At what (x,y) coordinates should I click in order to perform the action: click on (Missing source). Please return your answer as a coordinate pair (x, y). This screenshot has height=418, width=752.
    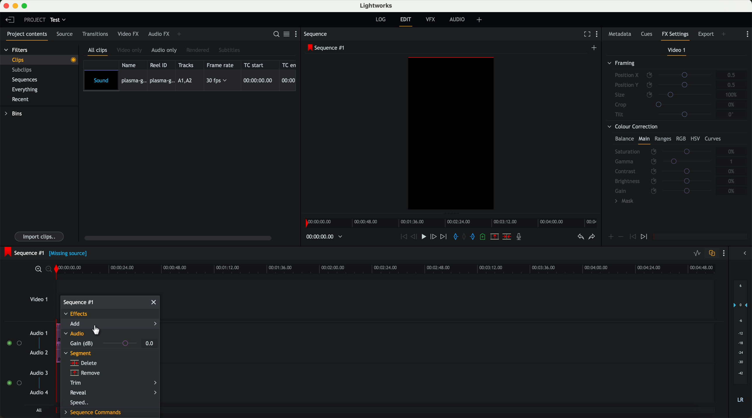
    Looking at the image, I should click on (69, 255).